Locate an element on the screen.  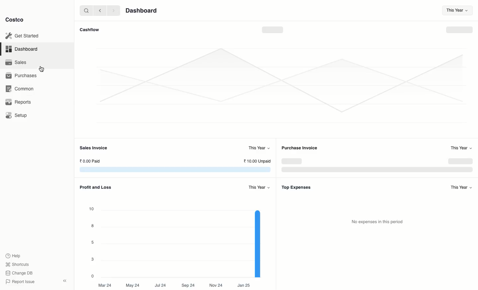
10 is located at coordinates (92, 209).